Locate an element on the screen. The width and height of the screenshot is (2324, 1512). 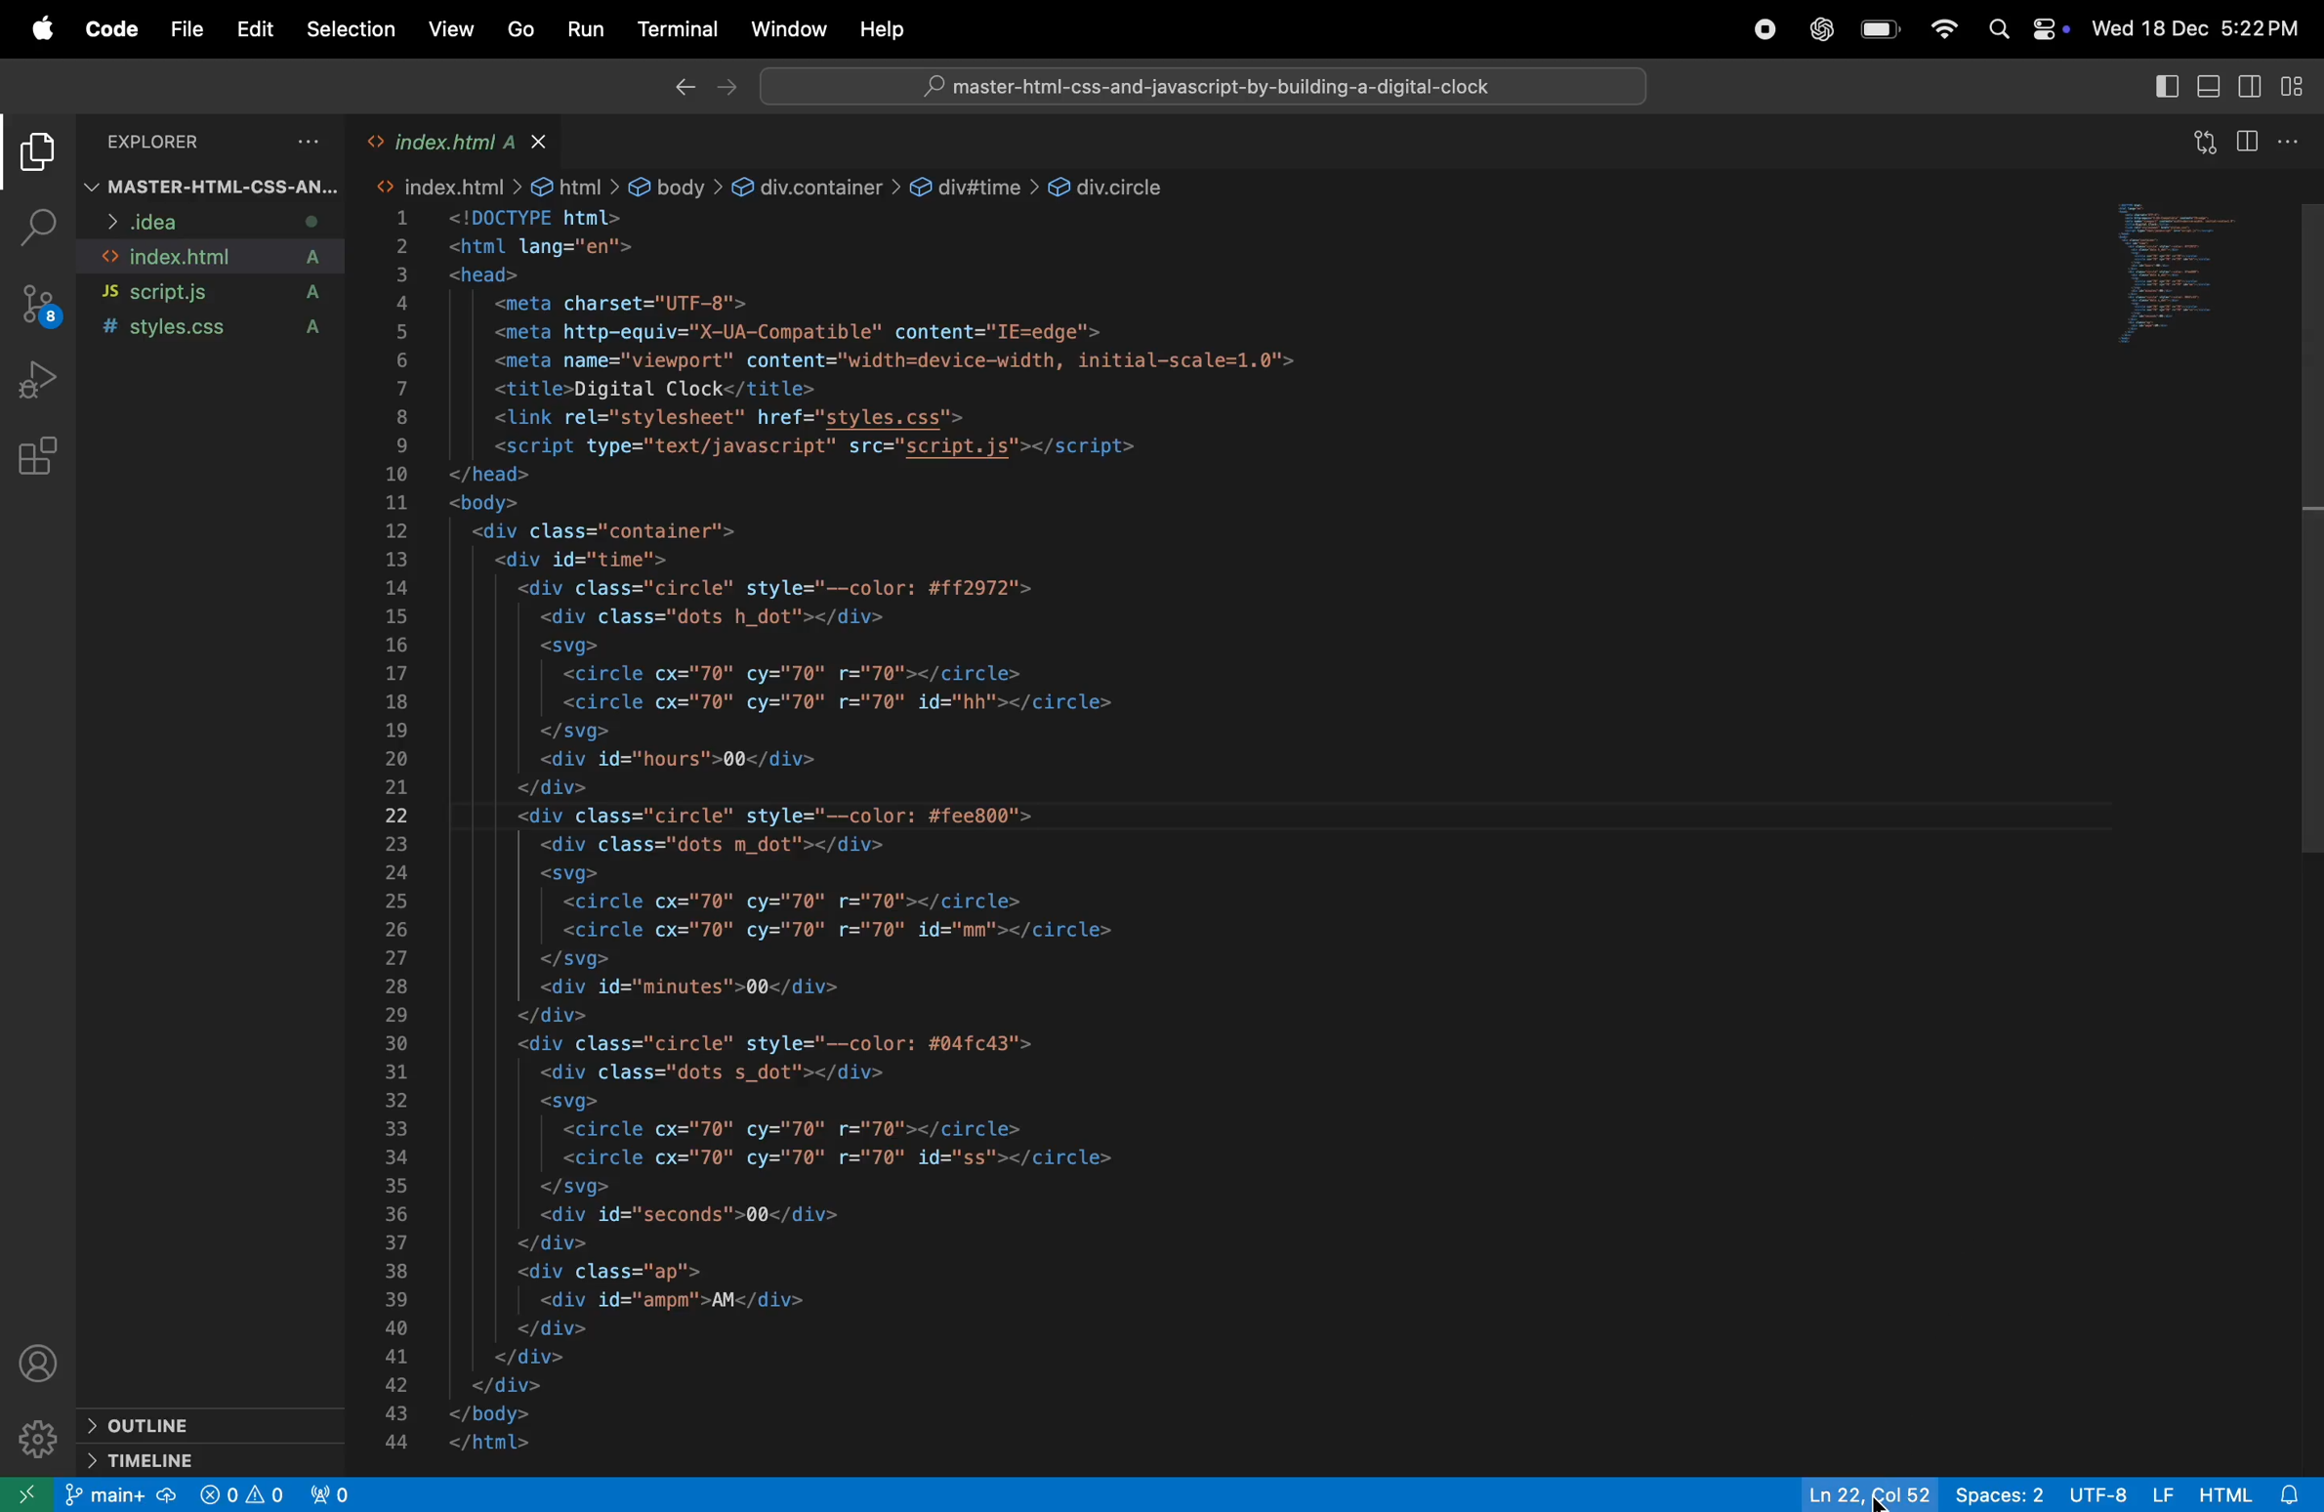
line number is located at coordinates (393, 827).